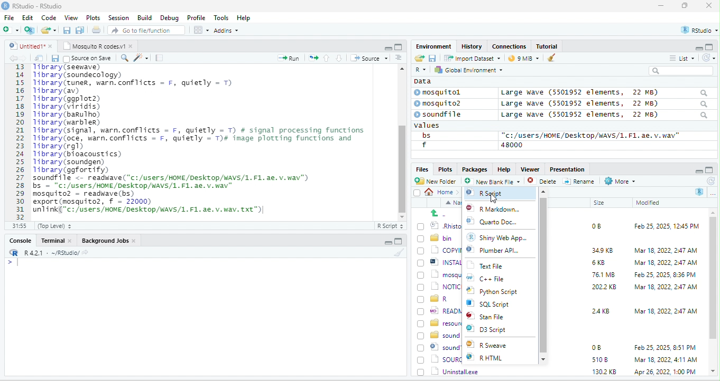 The image size is (720, 381). What do you see at coordinates (512, 145) in the screenshot?
I see `48000` at bounding box center [512, 145].